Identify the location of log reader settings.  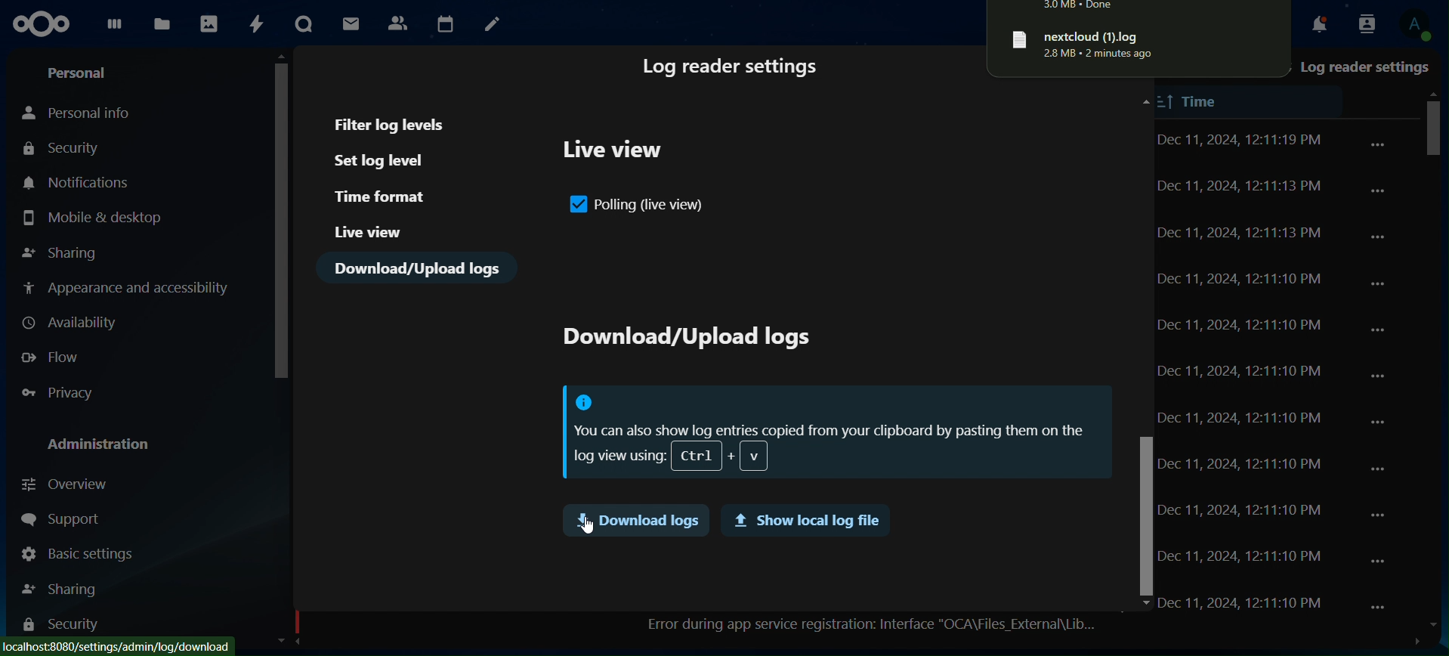
(732, 69).